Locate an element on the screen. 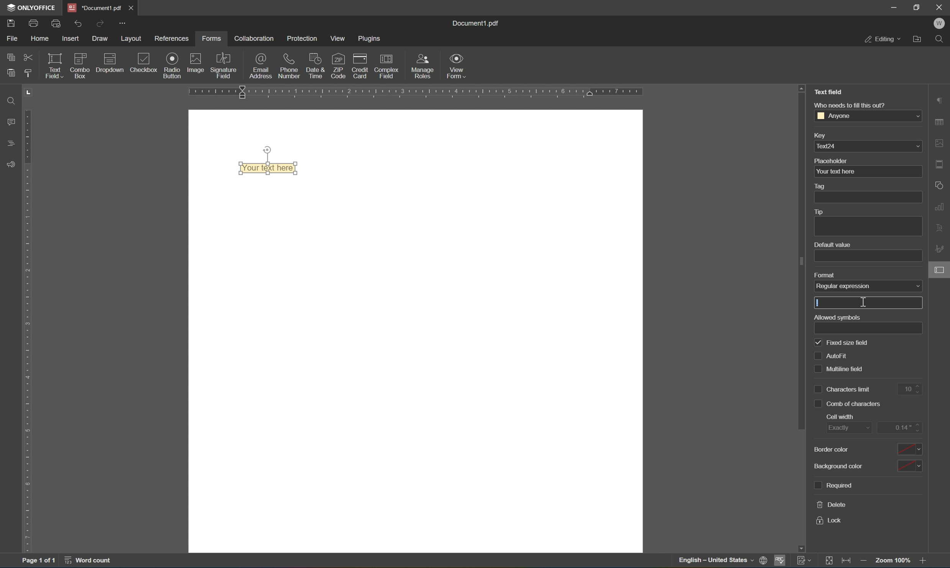  date and time is located at coordinates (315, 65).